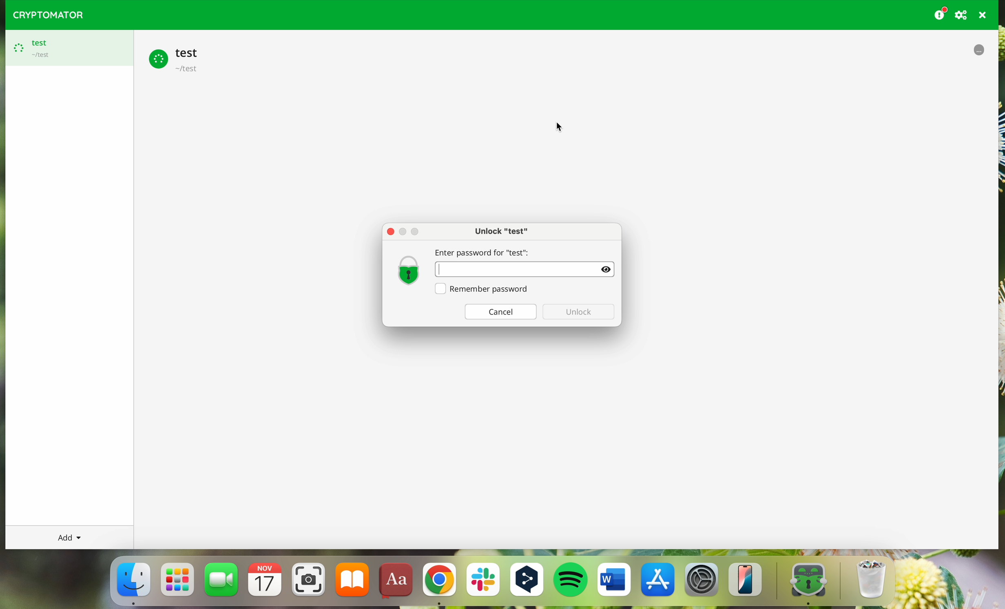  Describe the element at coordinates (69, 537) in the screenshot. I see `add button` at that location.